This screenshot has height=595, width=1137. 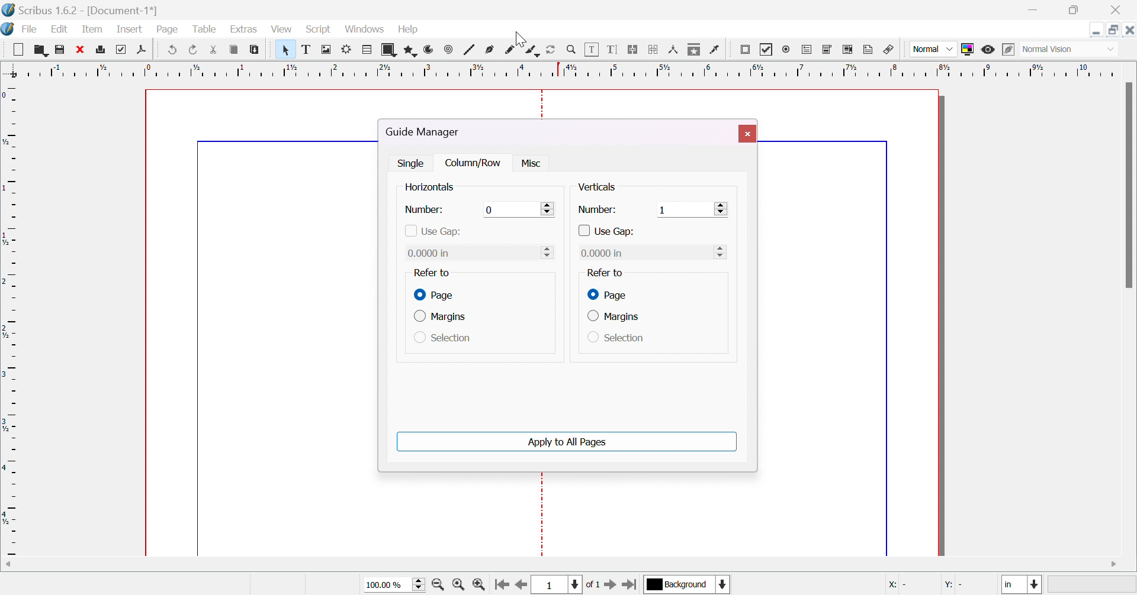 What do you see at coordinates (746, 133) in the screenshot?
I see `close` at bounding box center [746, 133].